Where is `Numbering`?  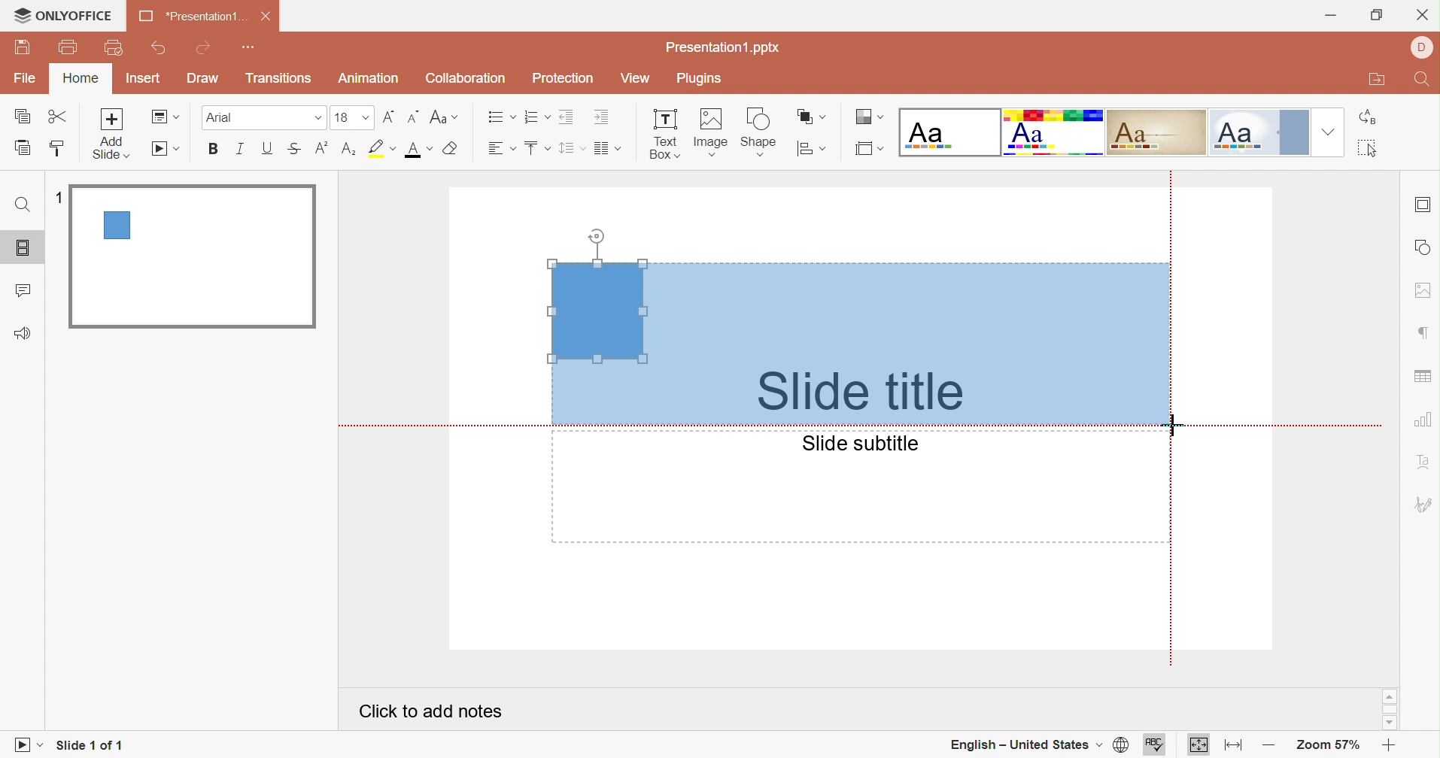
Numbering is located at coordinates (537, 117).